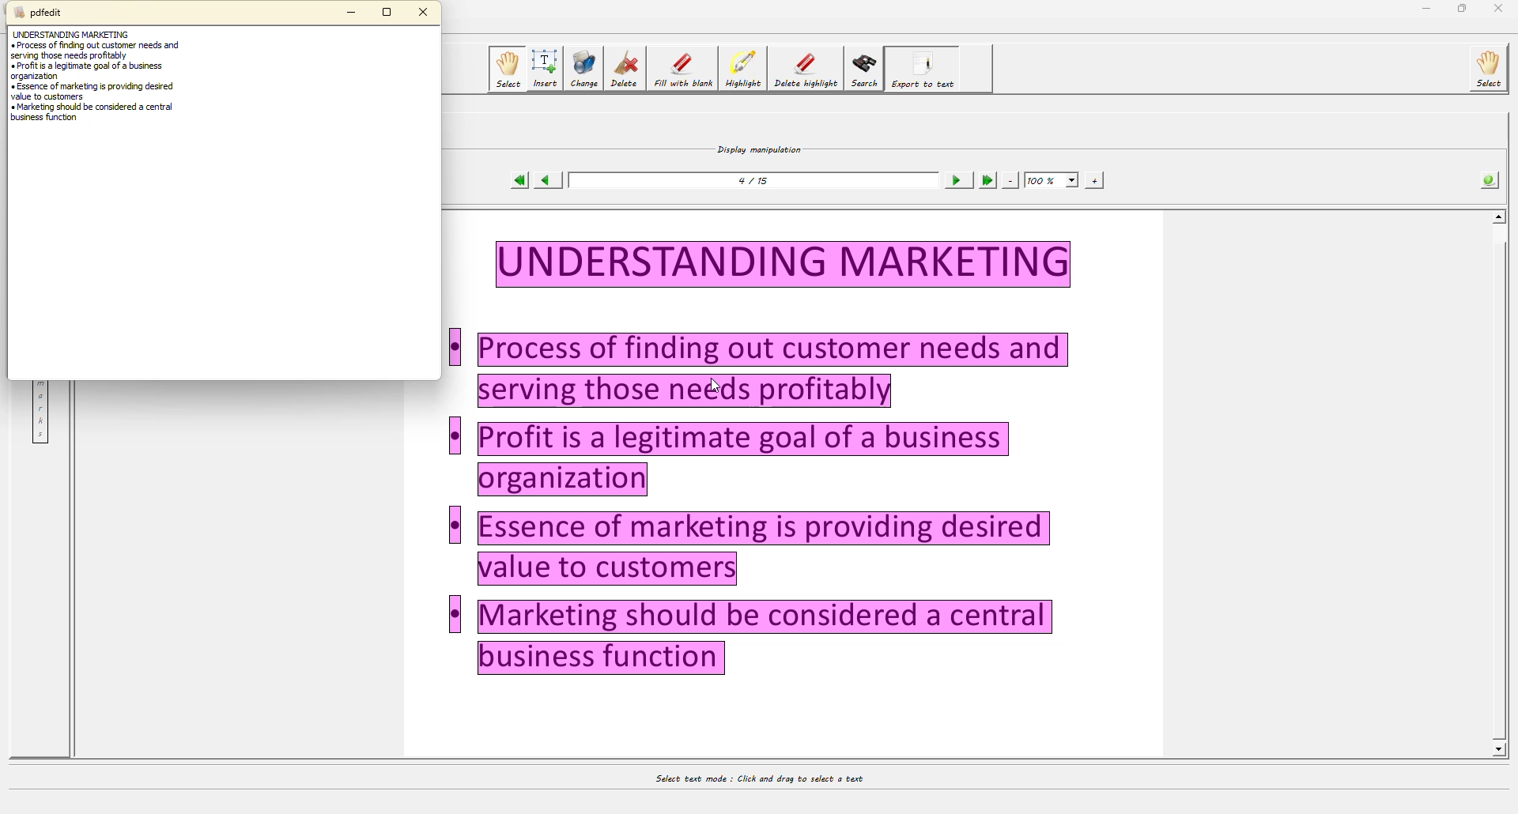  What do you see at coordinates (1501, 753) in the screenshot?
I see `` at bounding box center [1501, 753].